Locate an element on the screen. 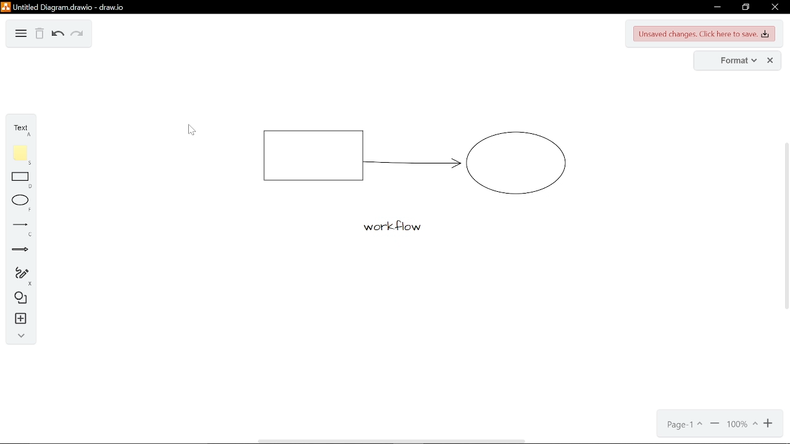 Image resolution: width=790 pixels, height=444 pixels. insert is located at coordinates (22, 319).